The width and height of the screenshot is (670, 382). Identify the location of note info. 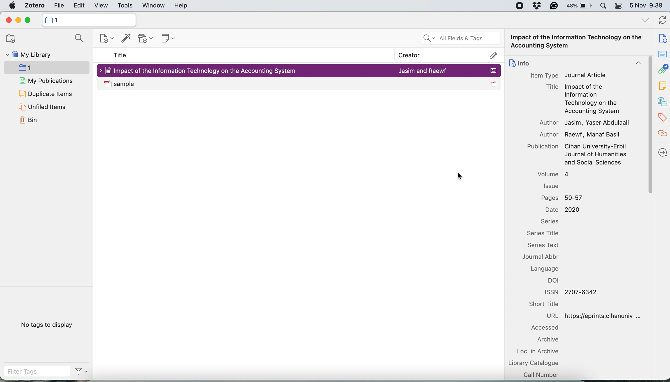
(663, 38).